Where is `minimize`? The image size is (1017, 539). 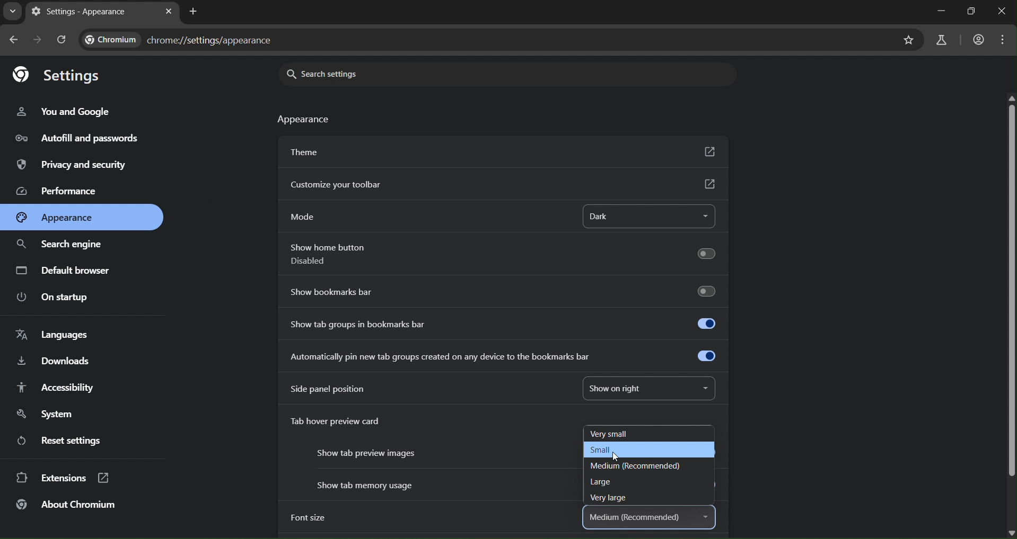 minimize is located at coordinates (942, 11).